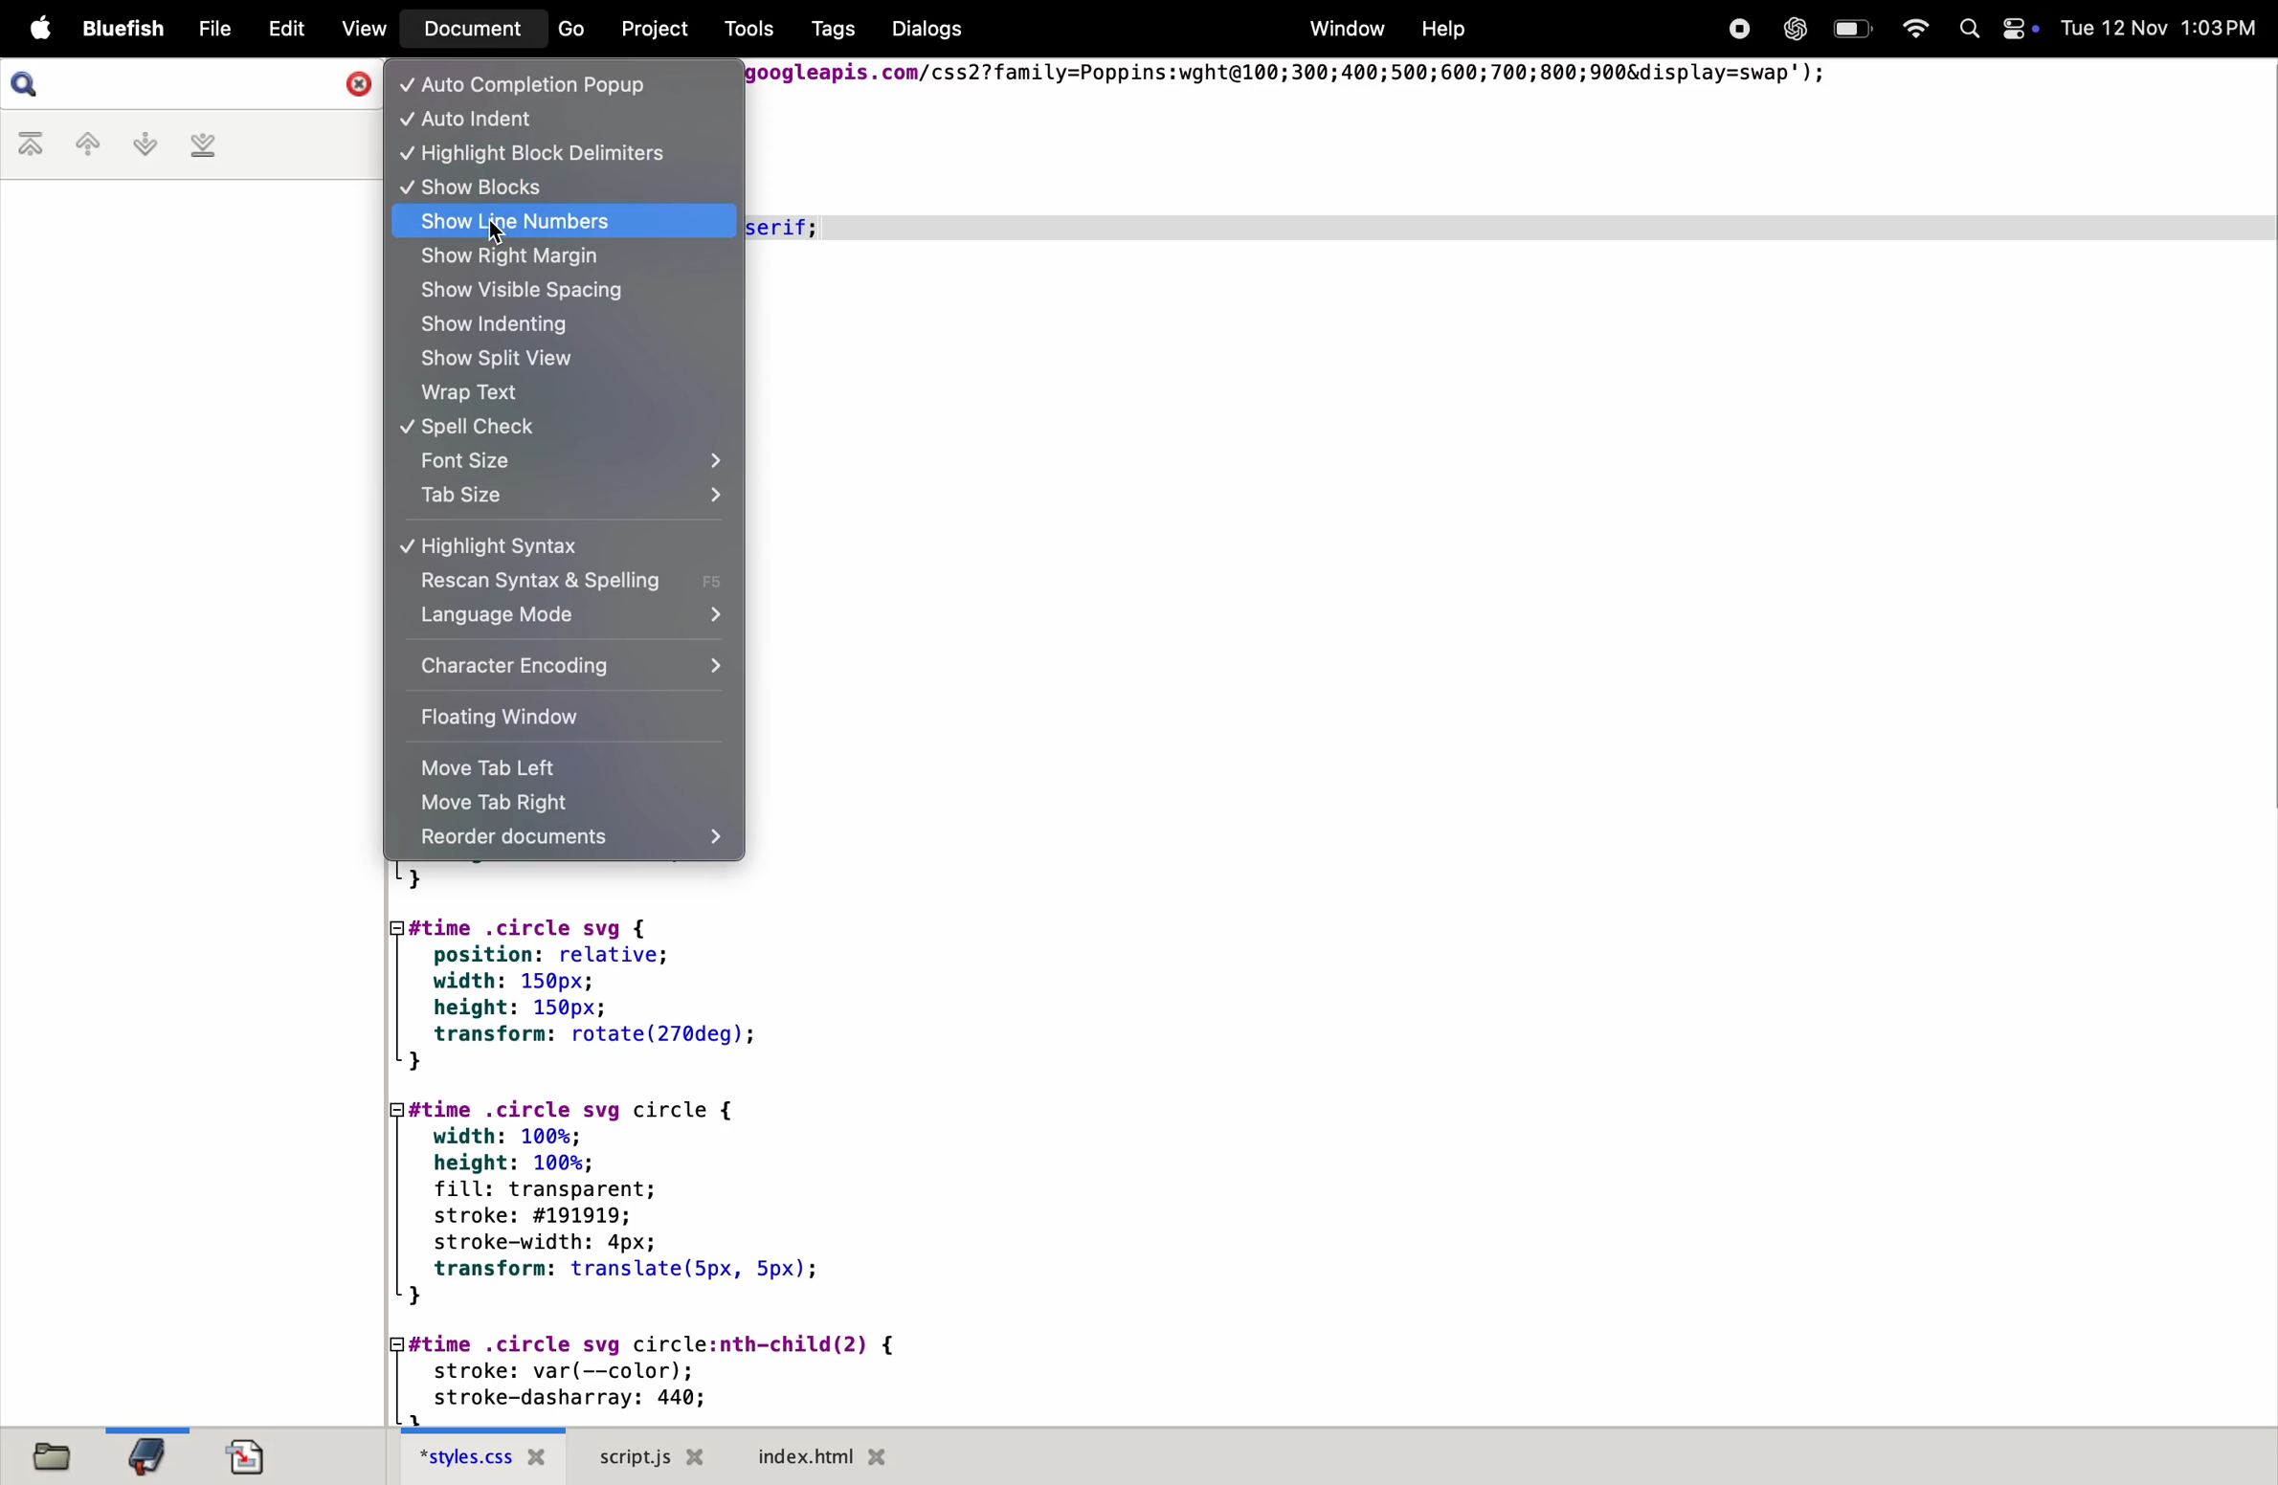  Describe the element at coordinates (117, 29) in the screenshot. I see `Bluefish` at that location.